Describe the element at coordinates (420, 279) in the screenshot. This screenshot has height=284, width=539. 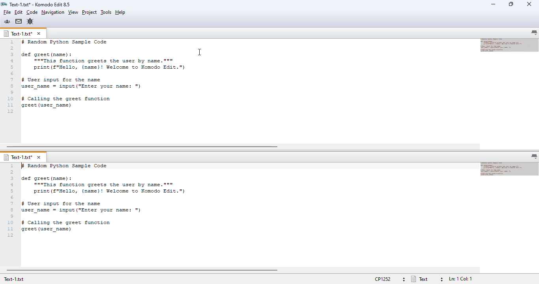
I see `text` at that location.